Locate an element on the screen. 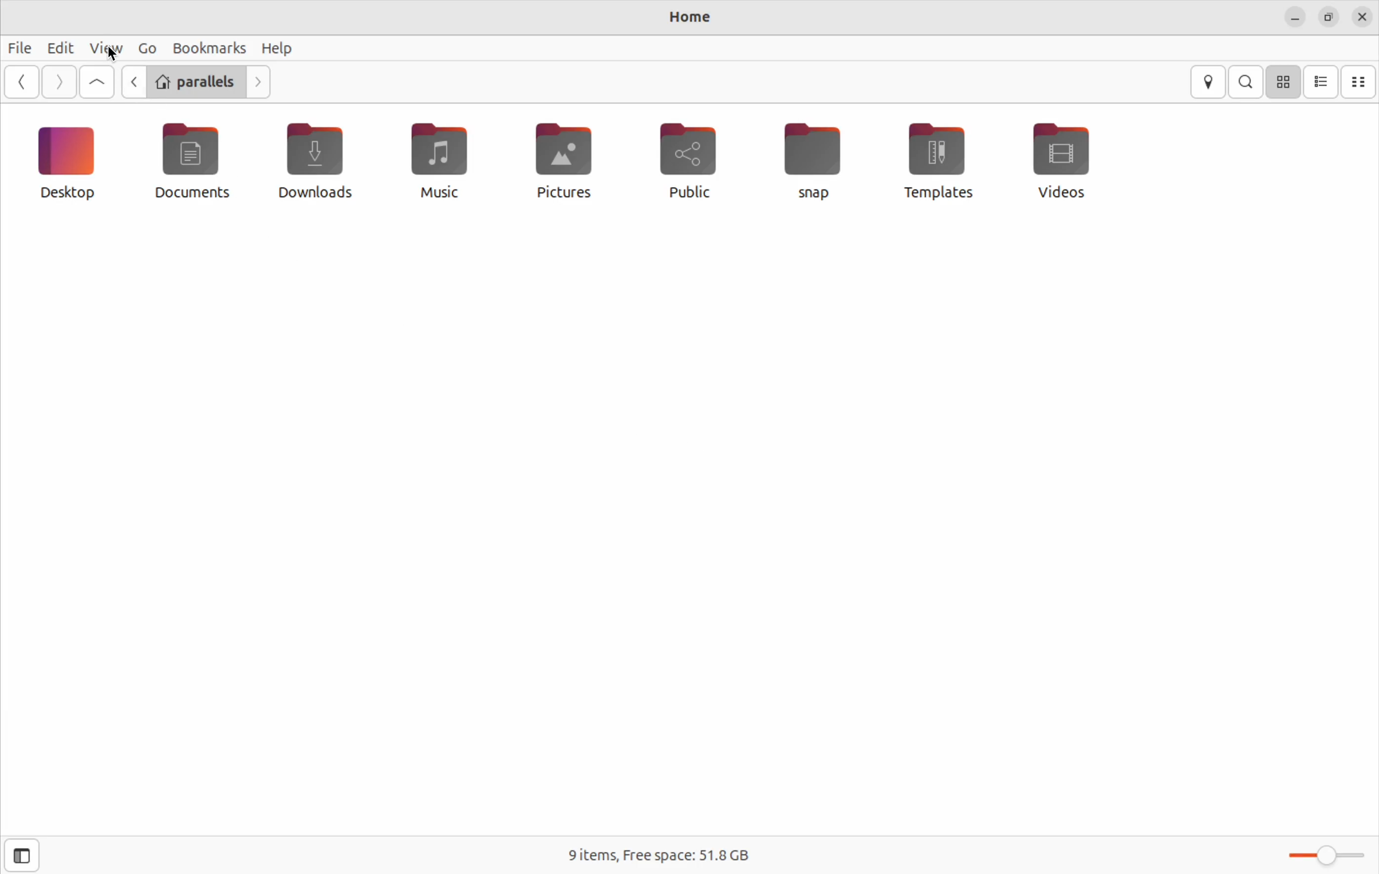 The width and height of the screenshot is (1379, 874). opens side bar is located at coordinates (23, 854).